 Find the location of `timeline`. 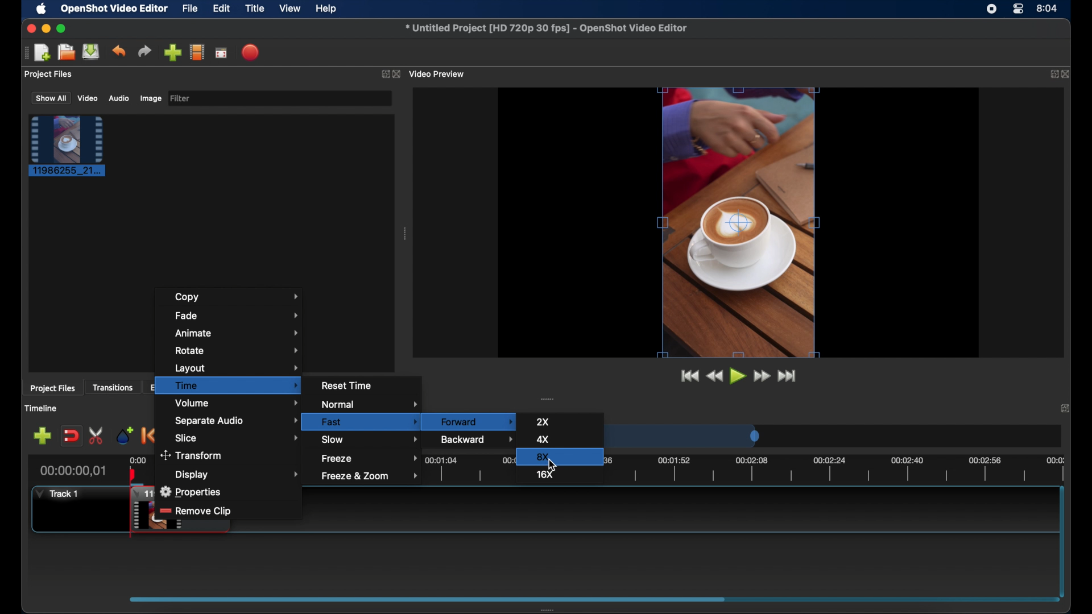

timeline is located at coordinates (851, 468).